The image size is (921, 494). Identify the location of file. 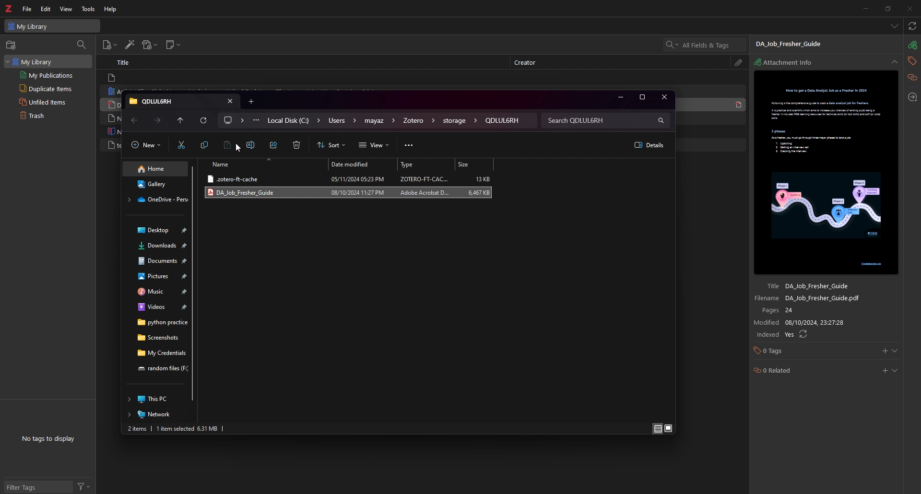
(348, 193).